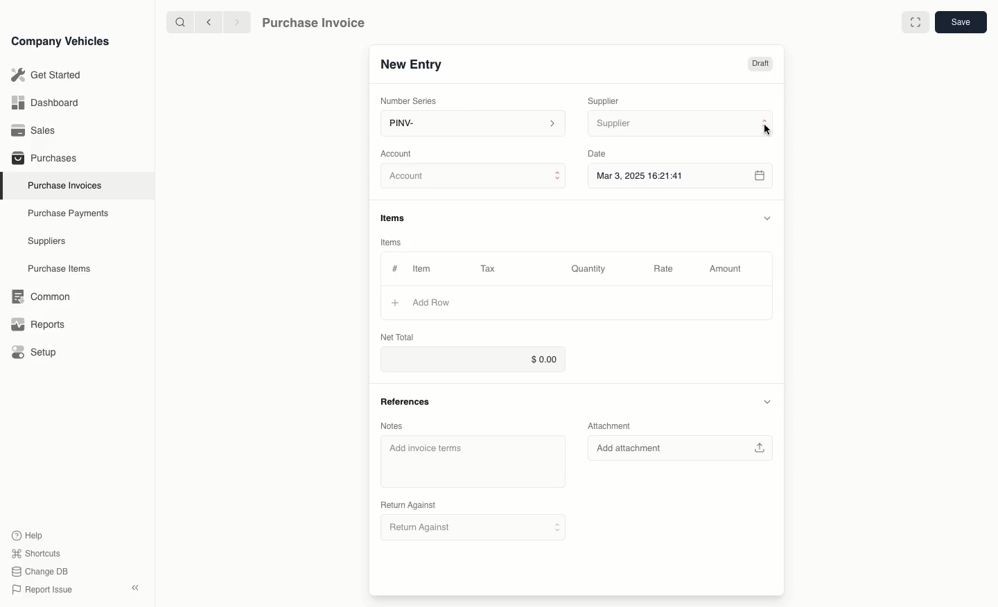 The width and height of the screenshot is (998, 607). I want to click on Common, so click(37, 297).